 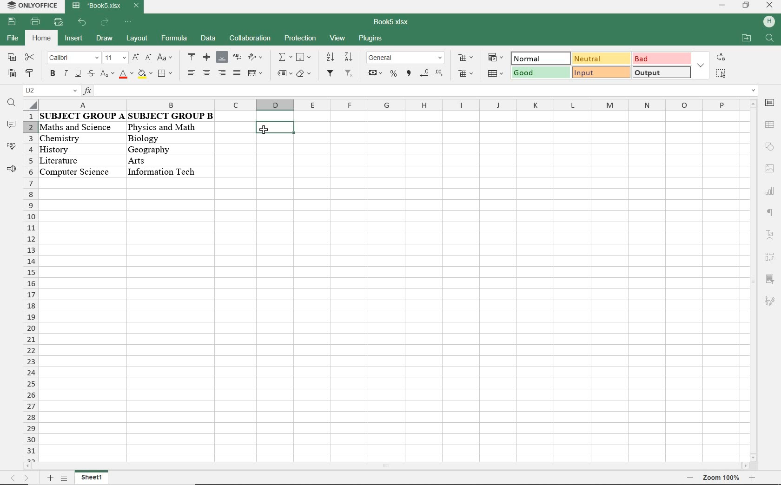 What do you see at coordinates (284, 73) in the screenshot?
I see `named ranges` at bounding box center [284, 73].